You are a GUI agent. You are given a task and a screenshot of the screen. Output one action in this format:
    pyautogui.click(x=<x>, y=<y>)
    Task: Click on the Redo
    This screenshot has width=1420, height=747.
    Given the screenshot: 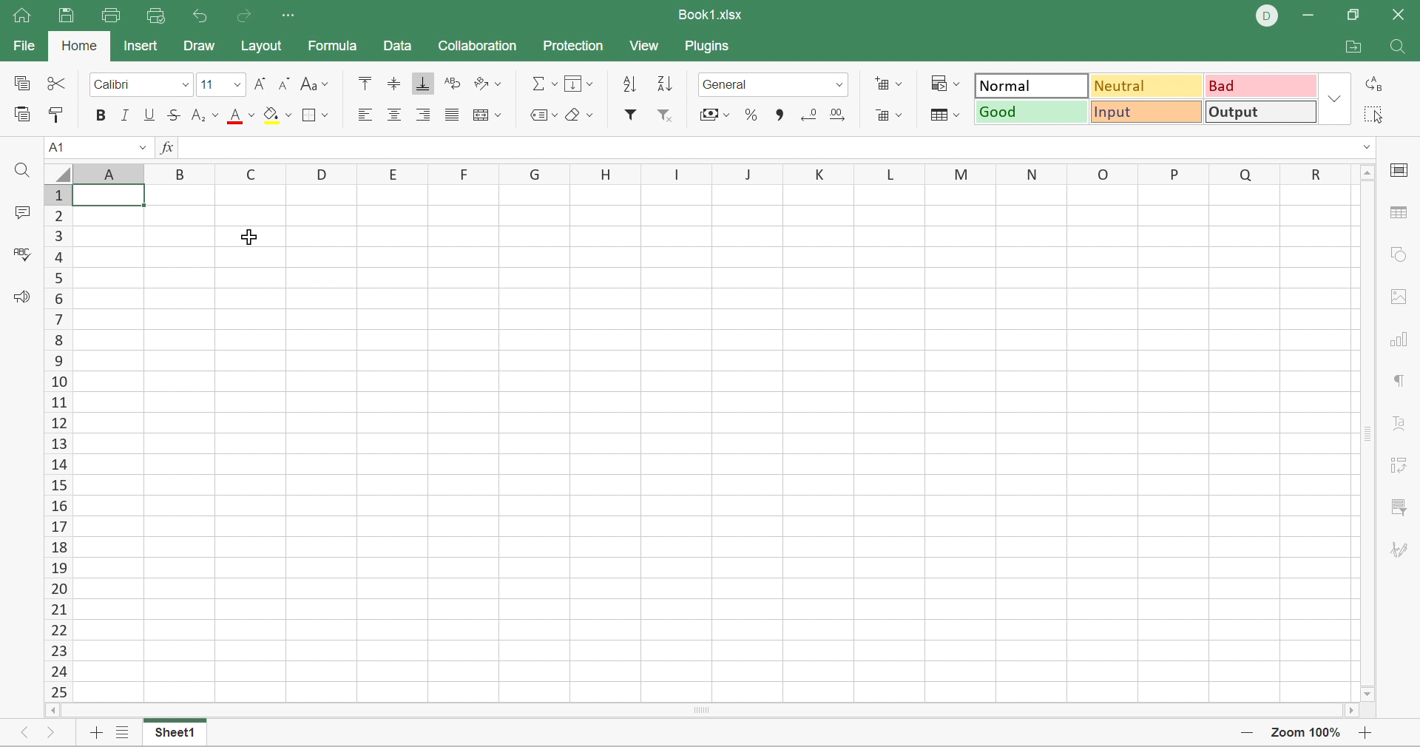 What is the action you would take?
    pyautogui.click(x=242, y=18)
    